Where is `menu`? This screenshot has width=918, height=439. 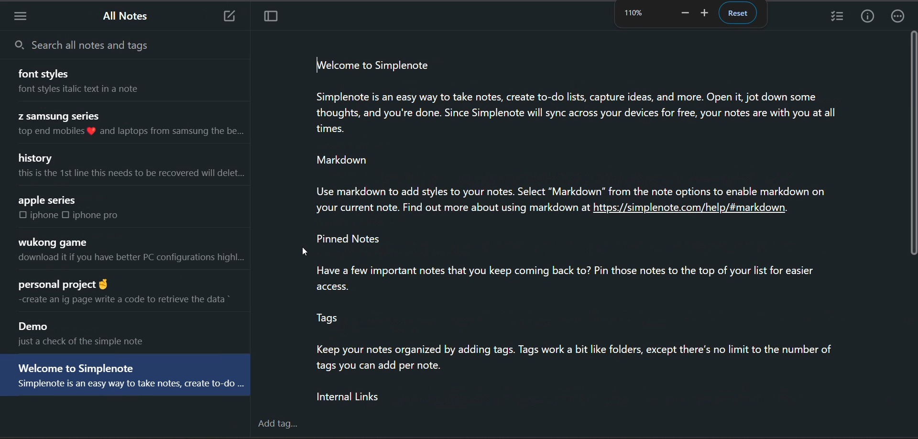
menu is located at coordinates (25, 14).